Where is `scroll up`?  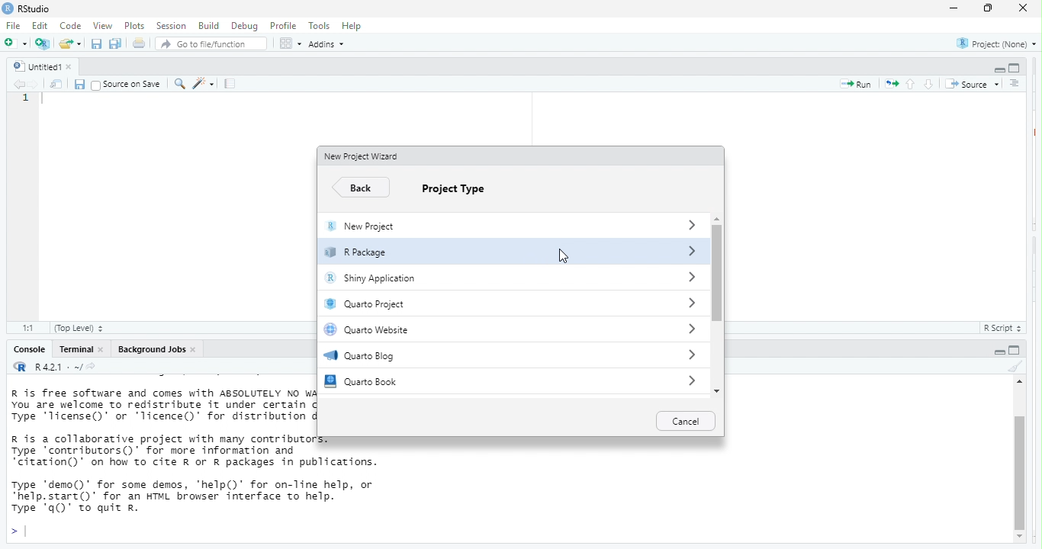 scroll up is located at coordinates (716, 217).